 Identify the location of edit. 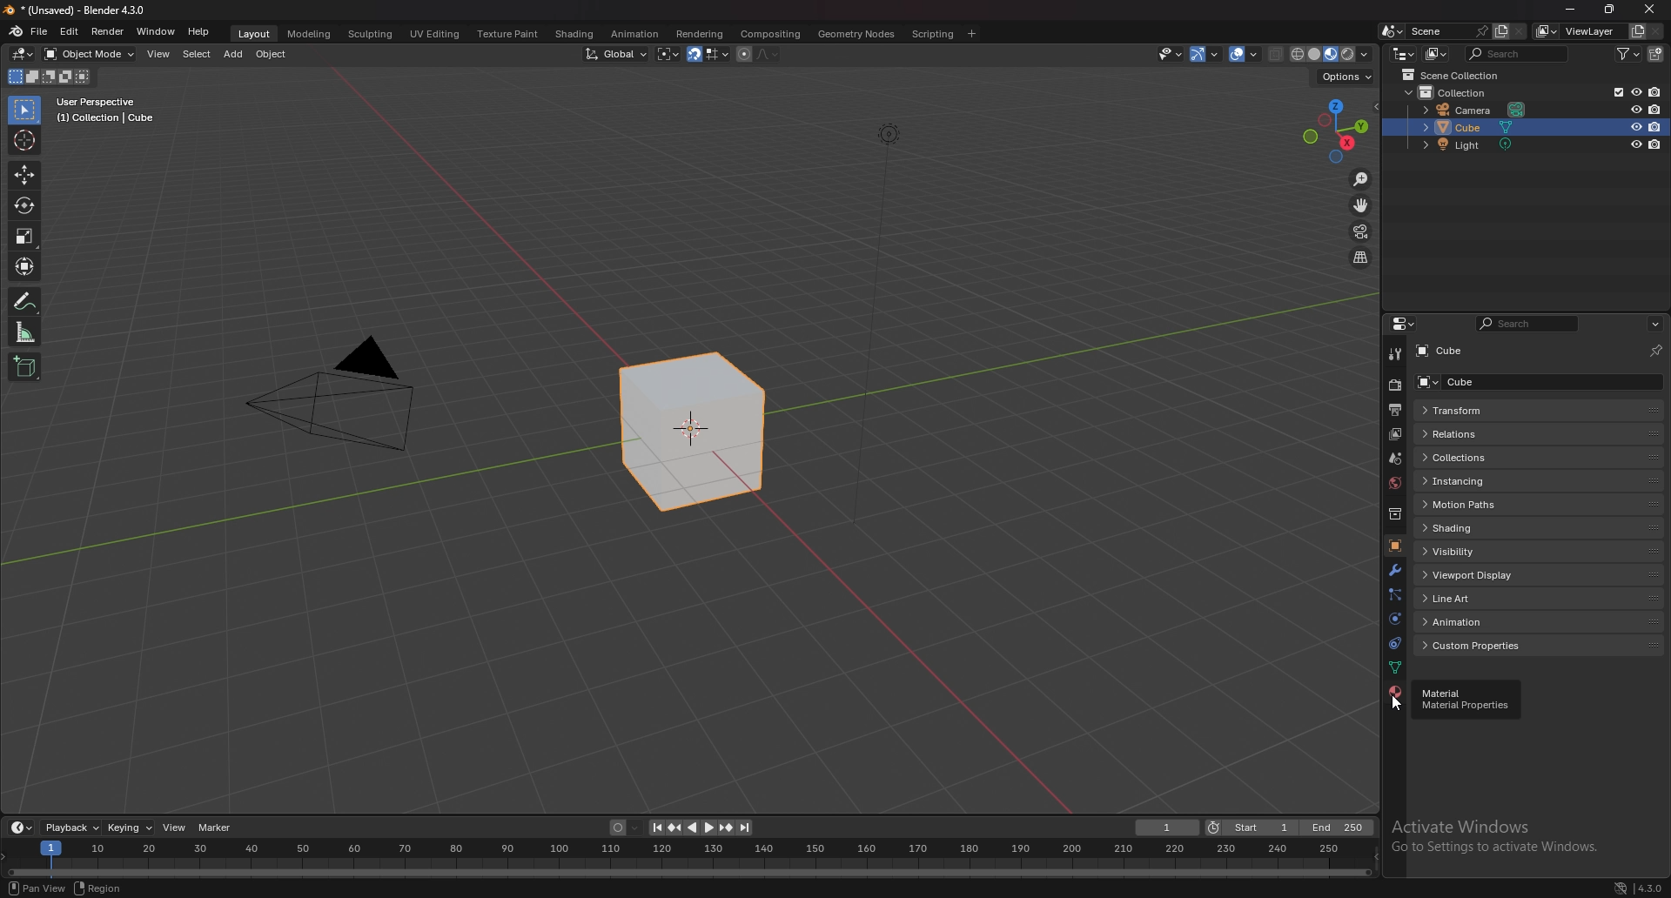
(71, 31).